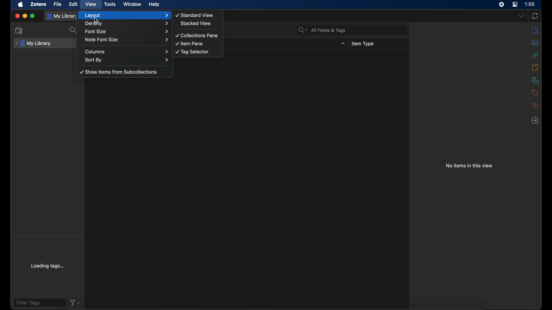  What do you see at coordinates (535, 15) in the screenshot?
I see `sync` at bounding box center [535, 15].